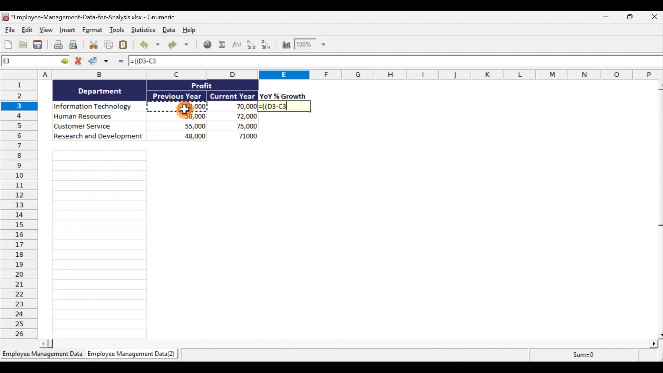 The image size is (663, 373). What do you see at coordinates (101, 63) in the screenshot?
I see `Accept change` at bounding box center [101, 63].